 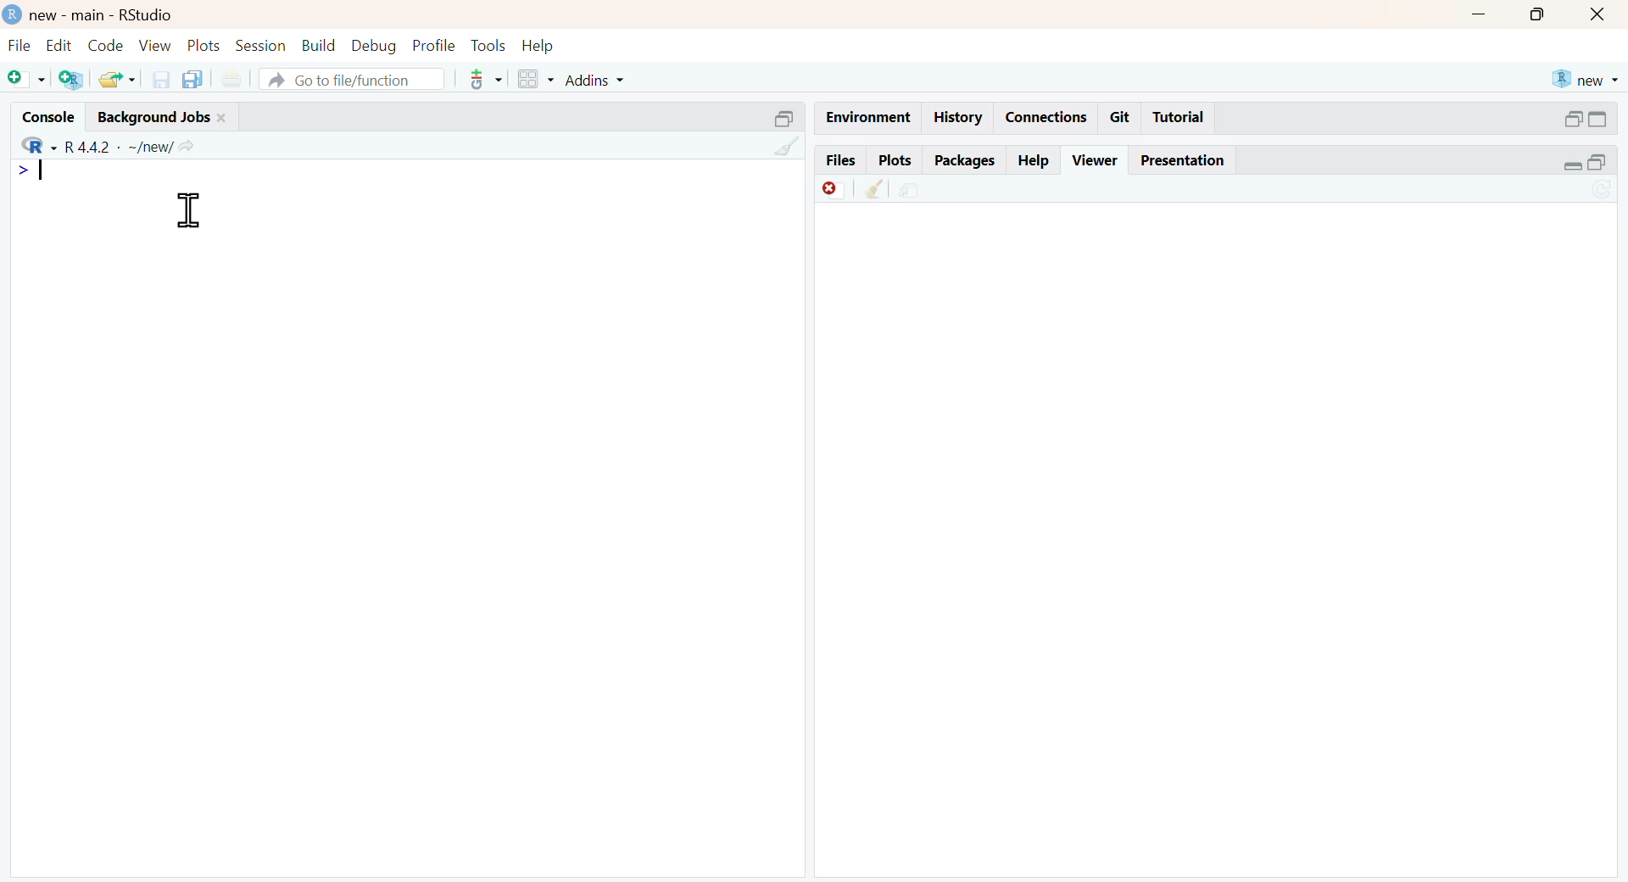 What do you see at coordinates (41, 170) in the screenshot?
I see `typing indicator` at bounding box center [41, 170].